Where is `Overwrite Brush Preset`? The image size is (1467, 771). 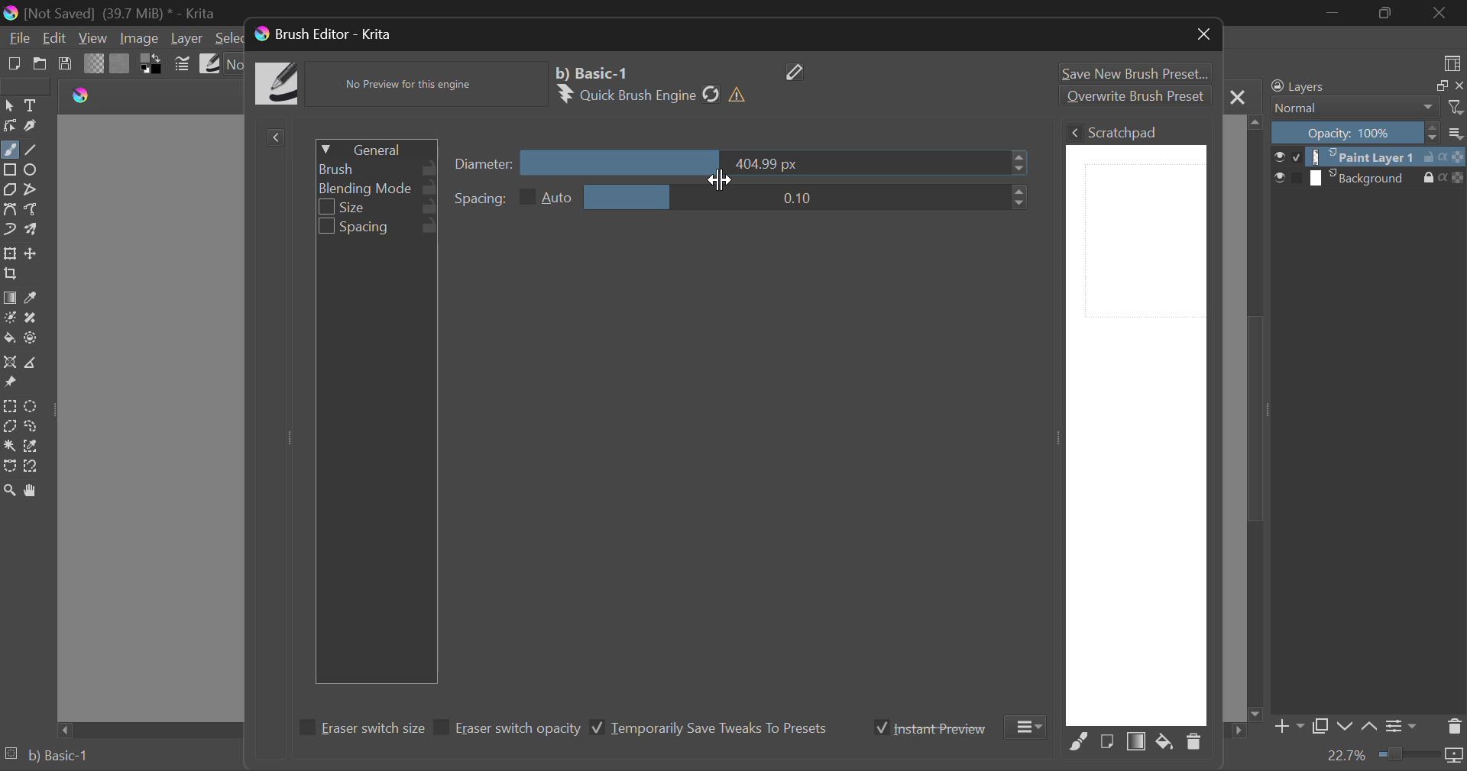
Overwrite Brush Preset is located at coordinates (1134, 95).